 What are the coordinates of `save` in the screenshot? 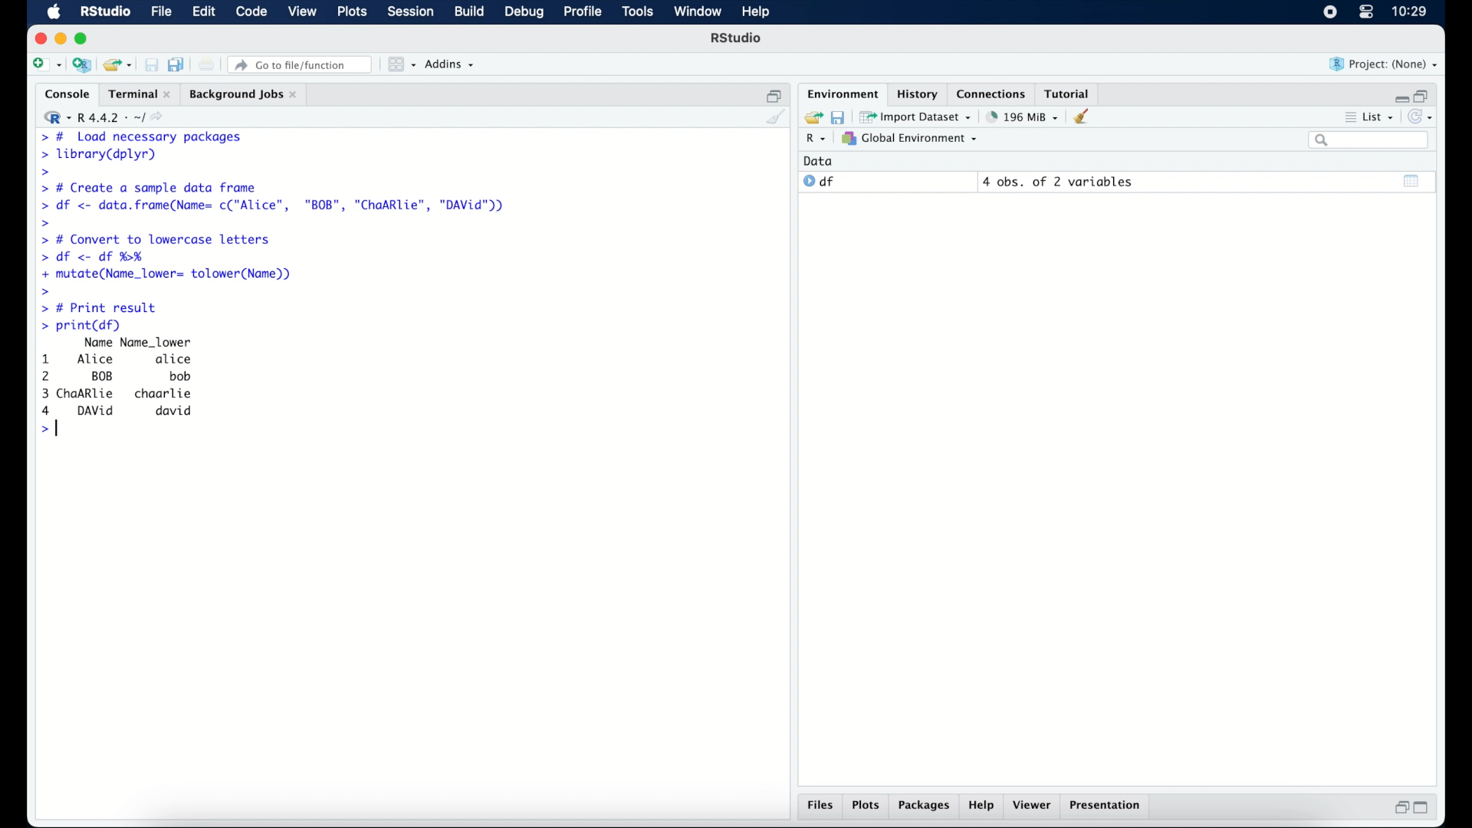 It's located at (151, 64).